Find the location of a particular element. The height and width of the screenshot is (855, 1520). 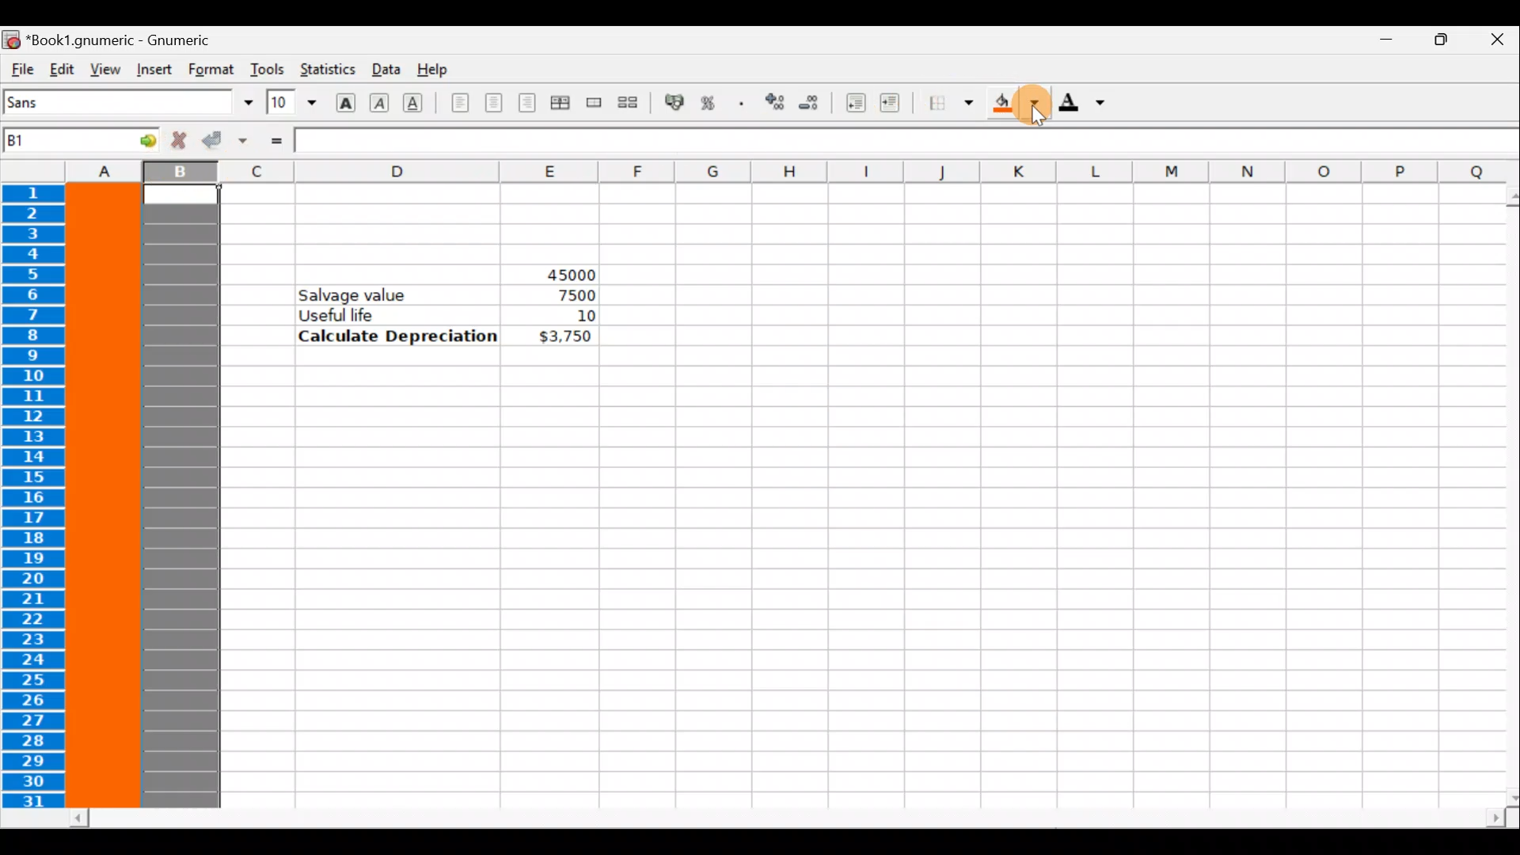

Align left is located at coordinates (460, 104).